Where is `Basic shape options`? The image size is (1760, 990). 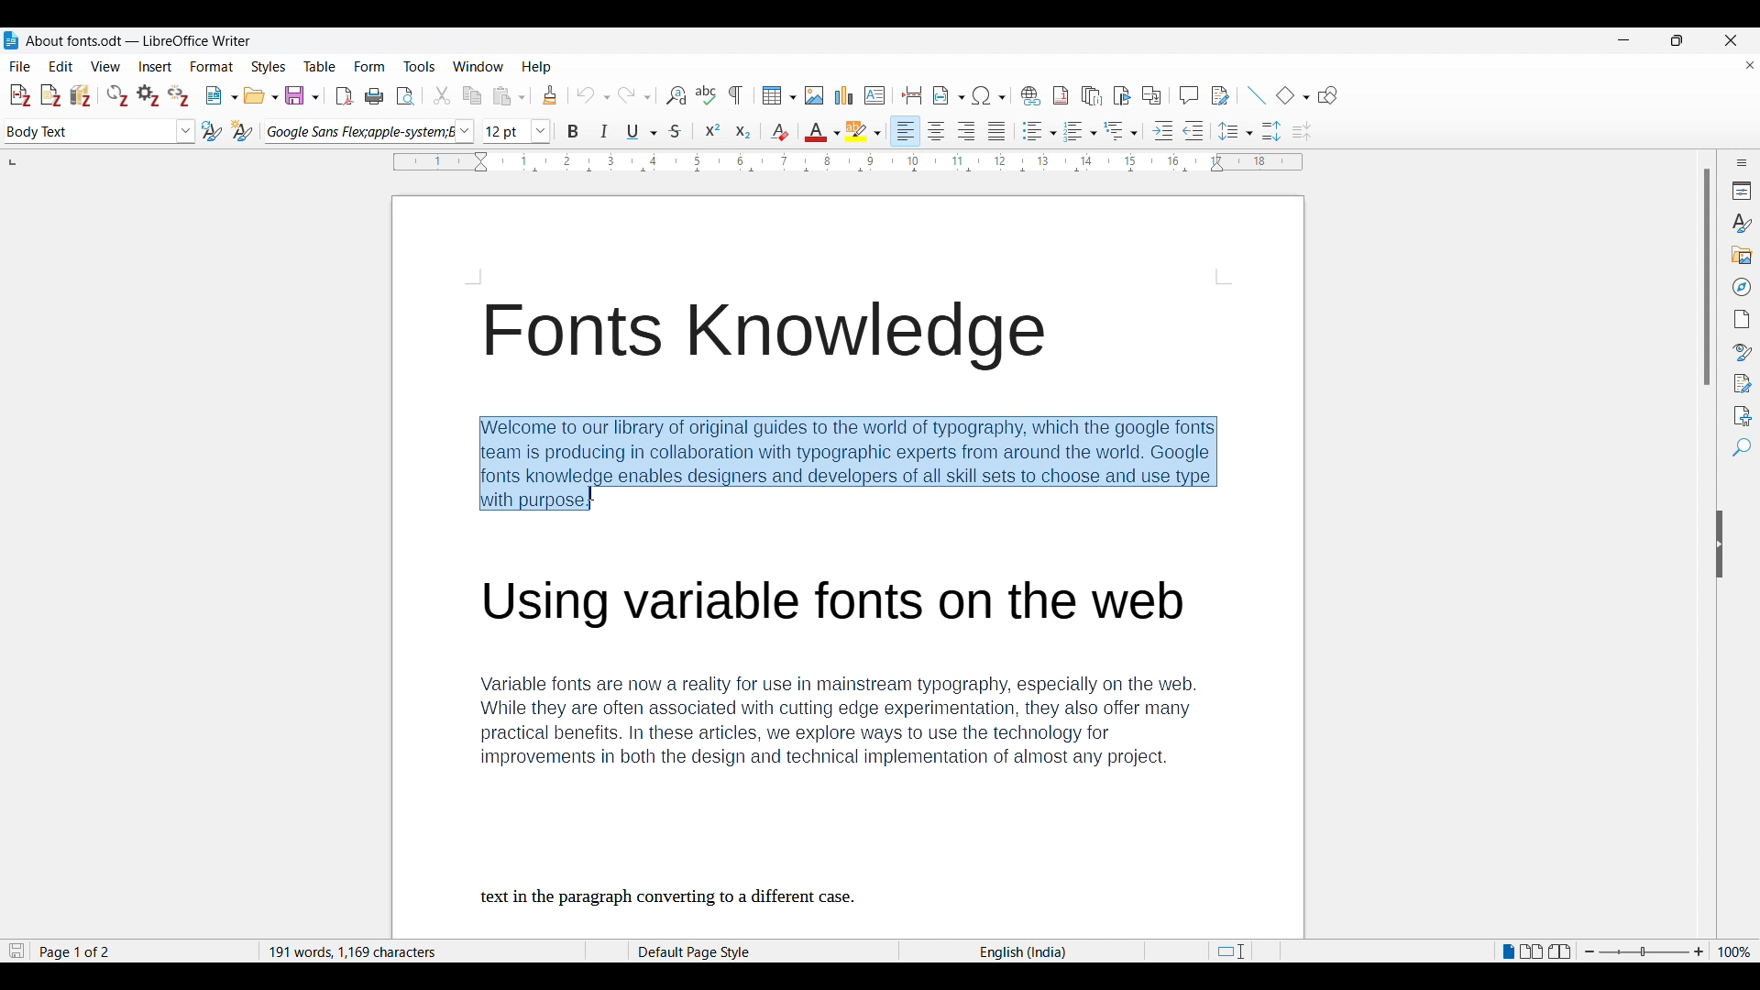 Basic shape options is located at coordinates (1293, 94).